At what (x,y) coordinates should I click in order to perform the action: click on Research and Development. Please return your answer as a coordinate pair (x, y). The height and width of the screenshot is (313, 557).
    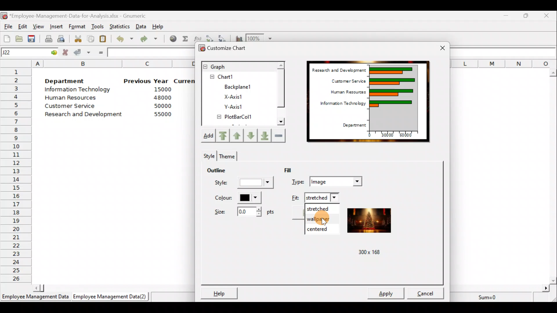
    Looking at the image, I should click on (338, 69).